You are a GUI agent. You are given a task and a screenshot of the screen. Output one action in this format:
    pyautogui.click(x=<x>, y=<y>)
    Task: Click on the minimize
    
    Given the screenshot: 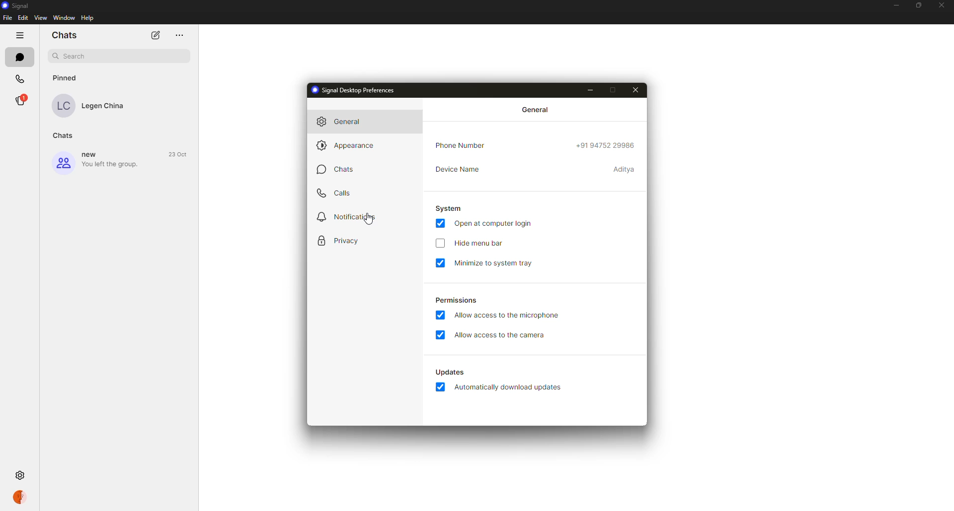 What is the action you would take?
    pyautogui.click(x=896, y=5)
    